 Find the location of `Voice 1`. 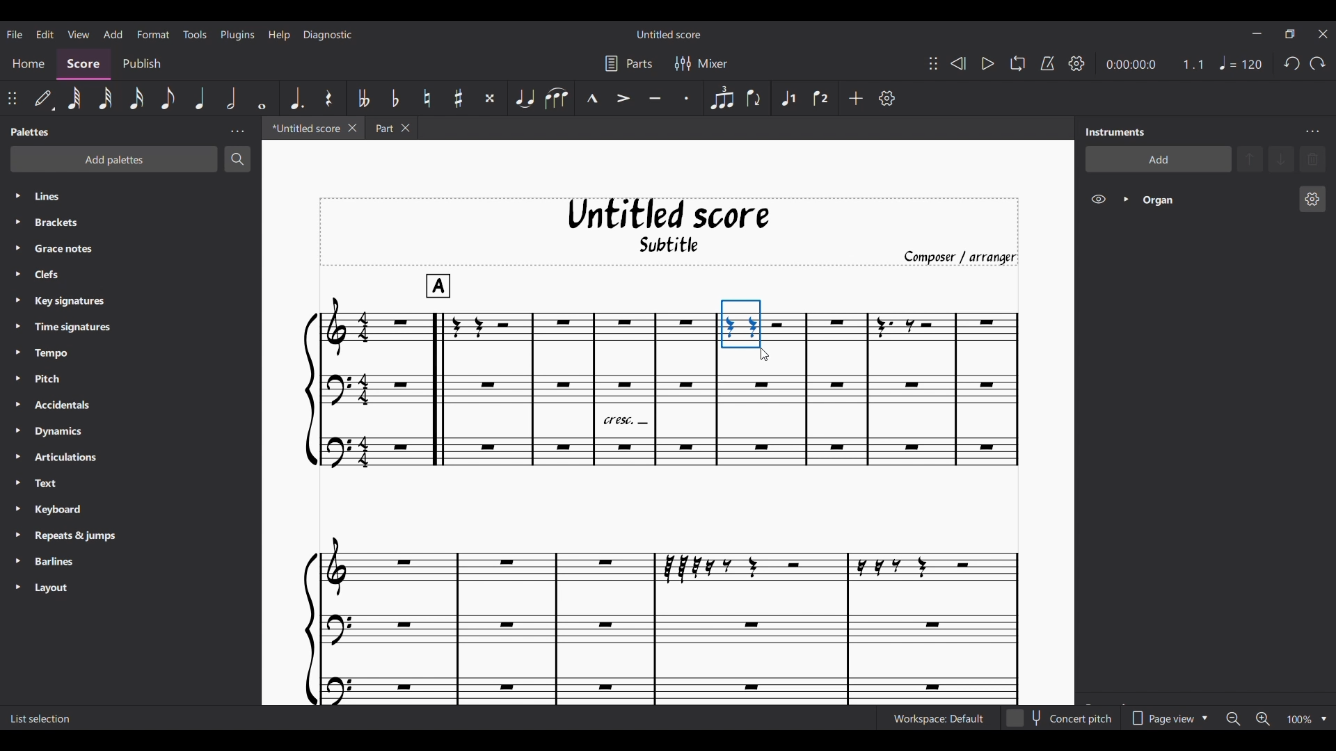

Voice 1 is located at coordinates (788, 99).